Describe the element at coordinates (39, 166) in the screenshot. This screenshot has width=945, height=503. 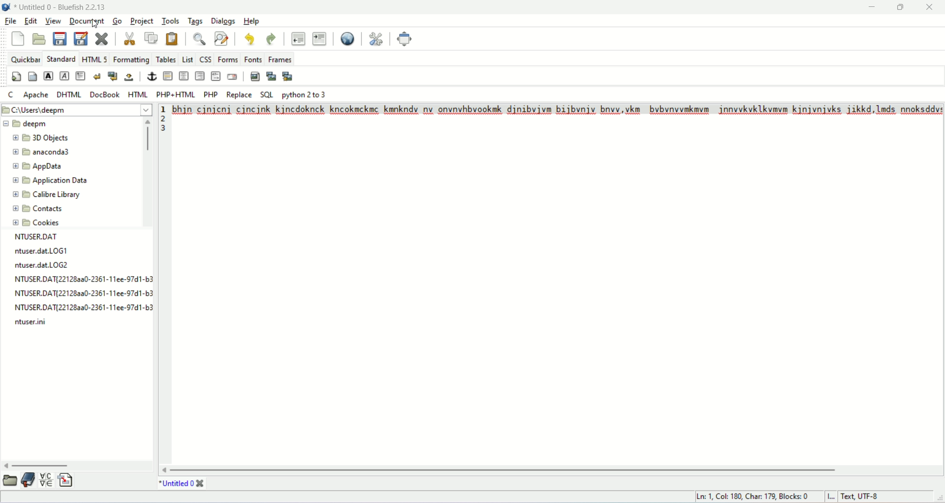
I see `appdata` at that location.